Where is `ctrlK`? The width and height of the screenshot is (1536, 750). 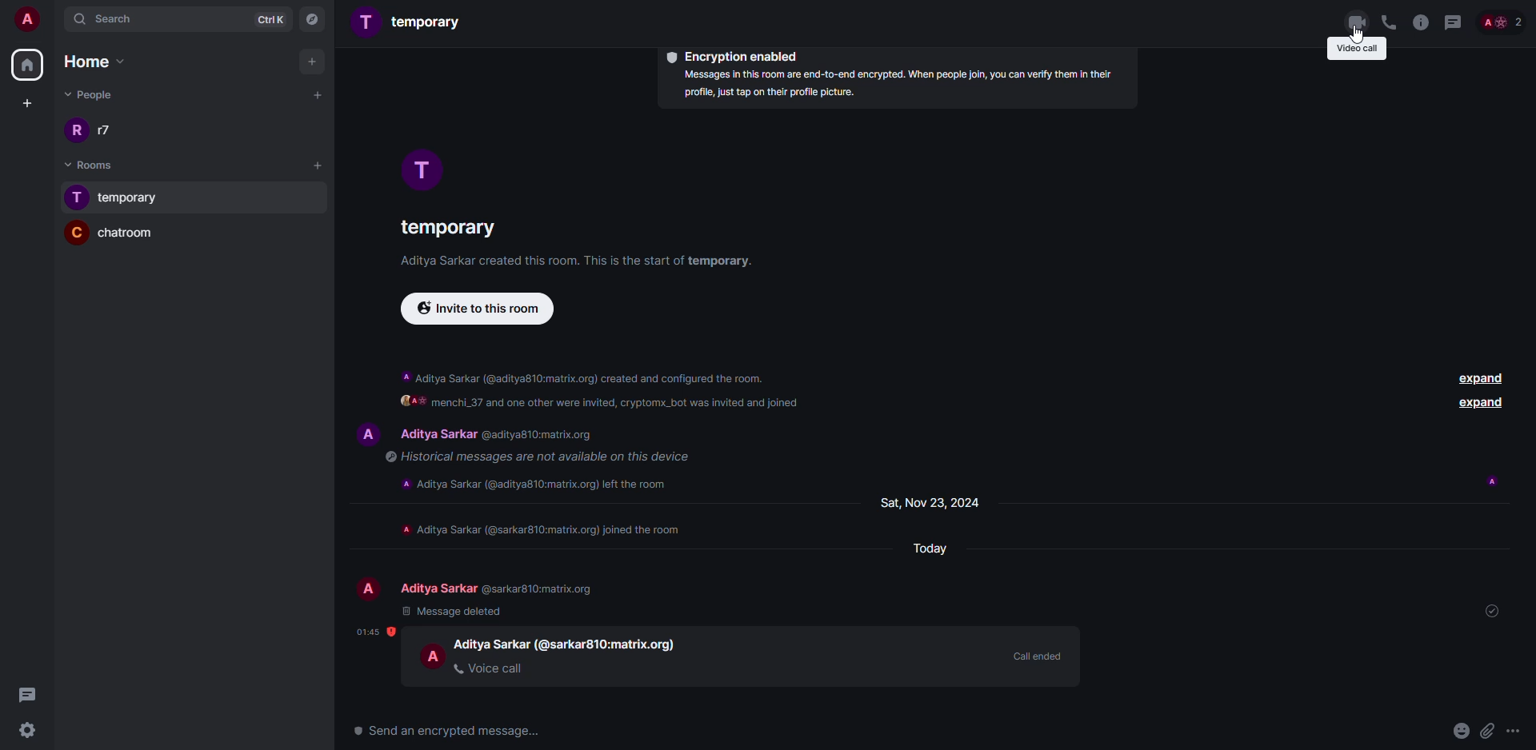 ctrlK is located at coordinates (266, 18).